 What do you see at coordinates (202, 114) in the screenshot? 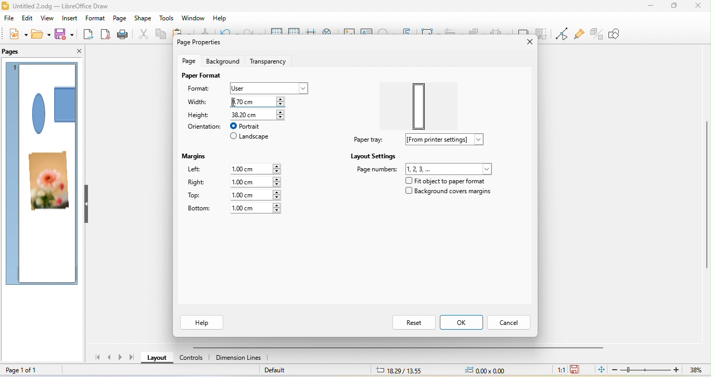
I see `height` at bounding box center [202, 114].